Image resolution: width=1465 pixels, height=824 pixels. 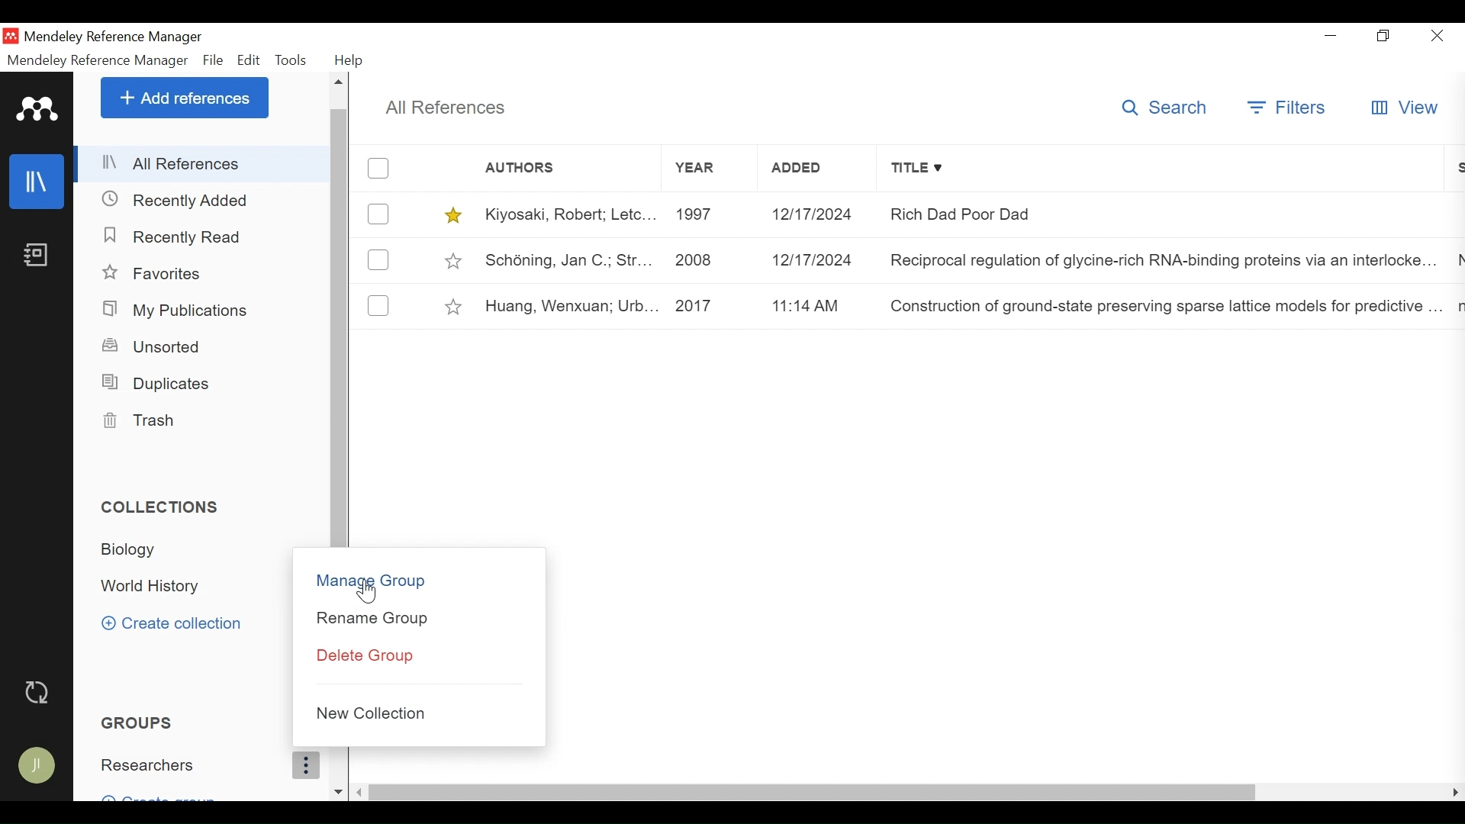 I want to click on Reciprocal regulation of glycine-rich RNA-binding proteins via an interlocked.., so click(x=1166, y=259).